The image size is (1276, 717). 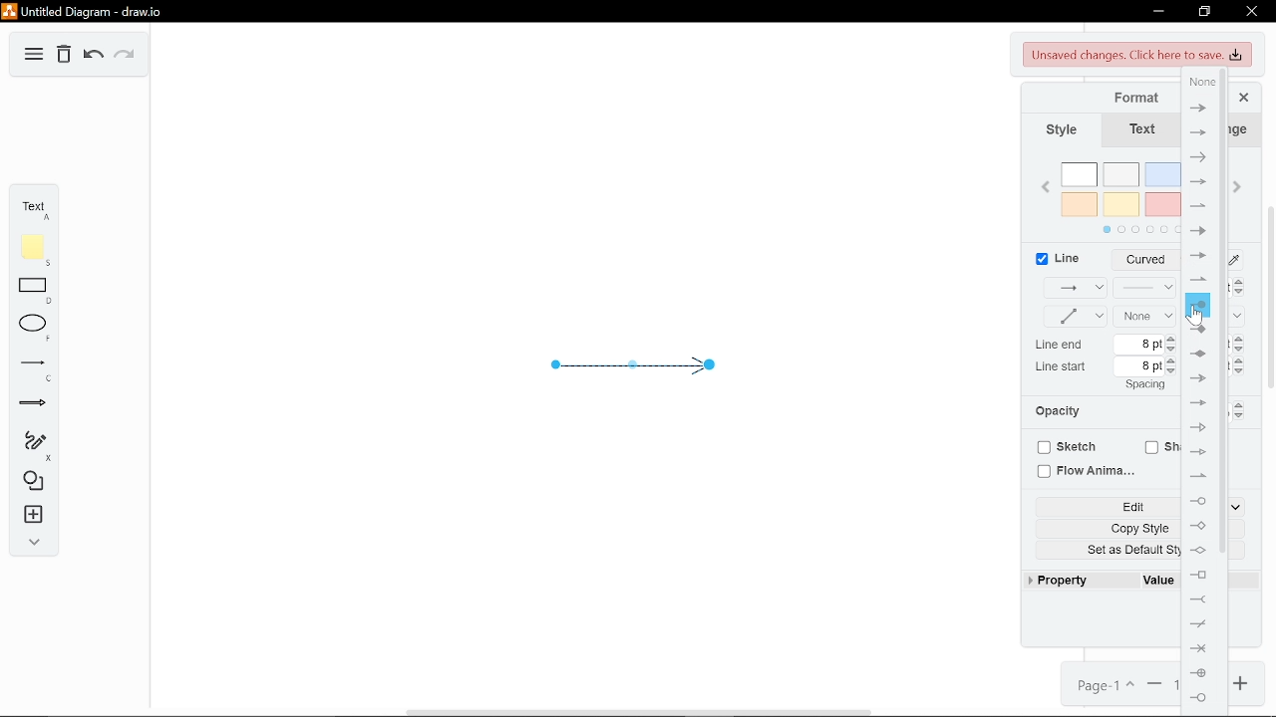 I want to click on Increase LIne end spacing, so click(x=1173, y=338).